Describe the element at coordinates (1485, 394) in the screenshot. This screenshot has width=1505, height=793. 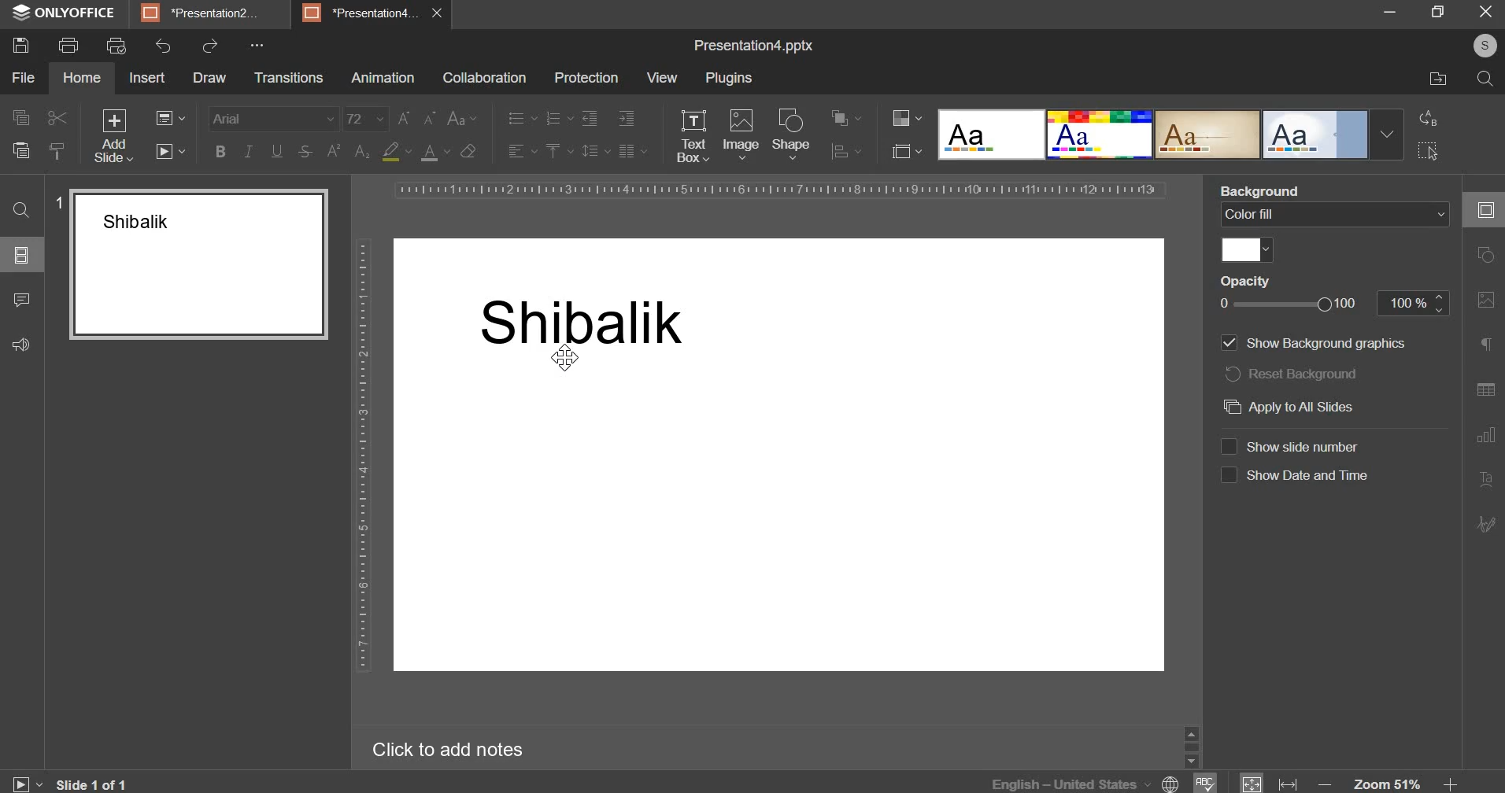
I see `table` at that location.